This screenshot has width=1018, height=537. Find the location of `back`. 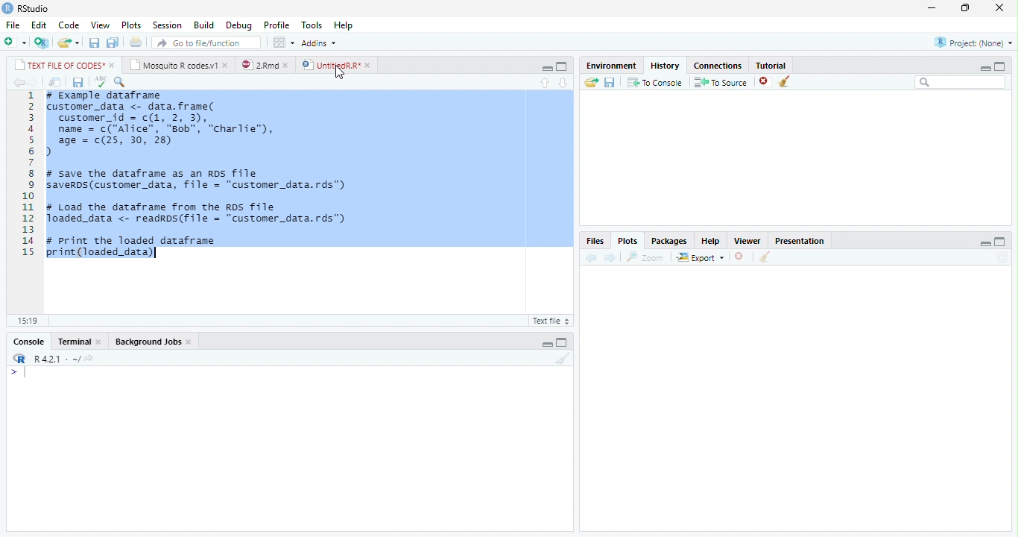

back is located at coordinates (591, 258).